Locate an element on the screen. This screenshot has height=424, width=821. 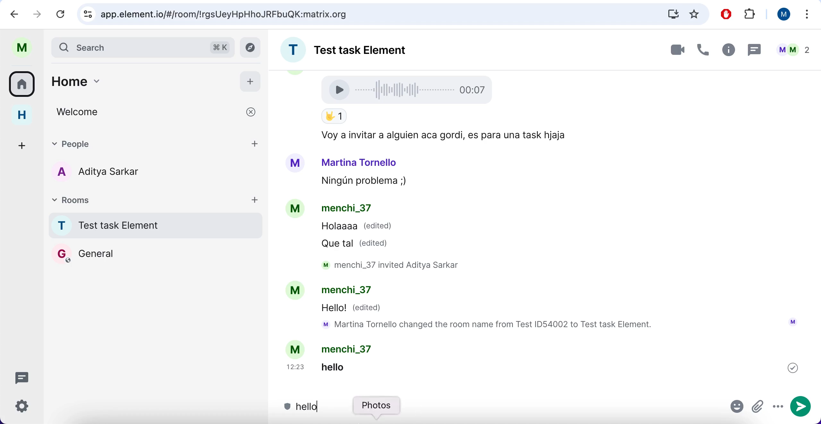
google search bar is located at coordinates (365, 14).